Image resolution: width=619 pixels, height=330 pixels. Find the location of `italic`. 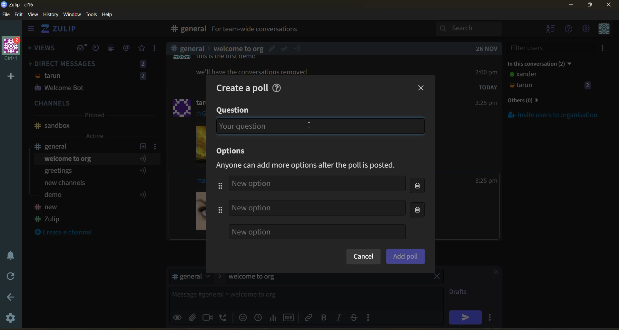

italic is located at coordinates (340, 318).